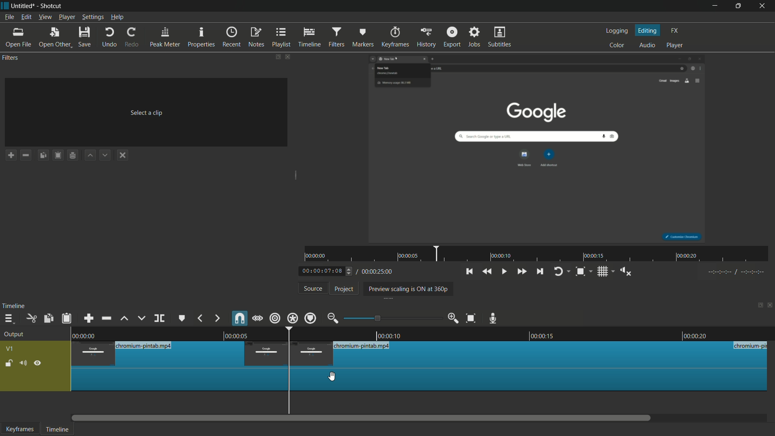 The image size is (775, 436). Describe the element at coordinates (17, 37) in the screenshot. I see `open file` at that location.